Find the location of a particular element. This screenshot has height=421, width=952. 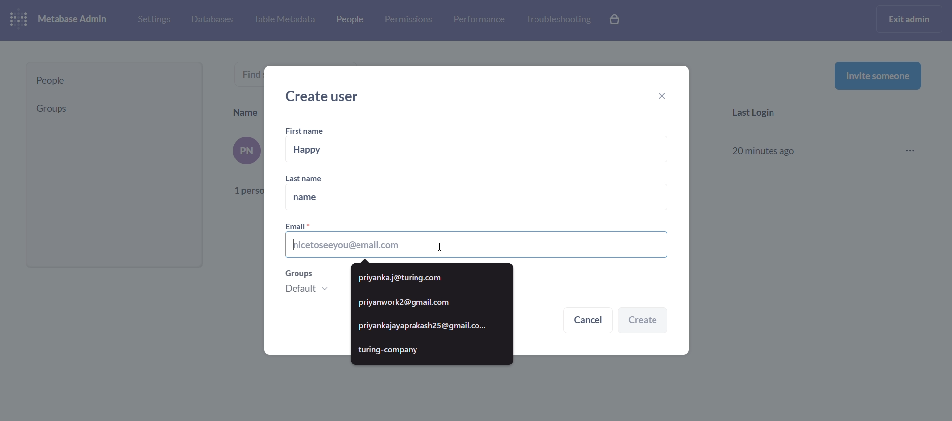

people is located at coordinates (349, 21).